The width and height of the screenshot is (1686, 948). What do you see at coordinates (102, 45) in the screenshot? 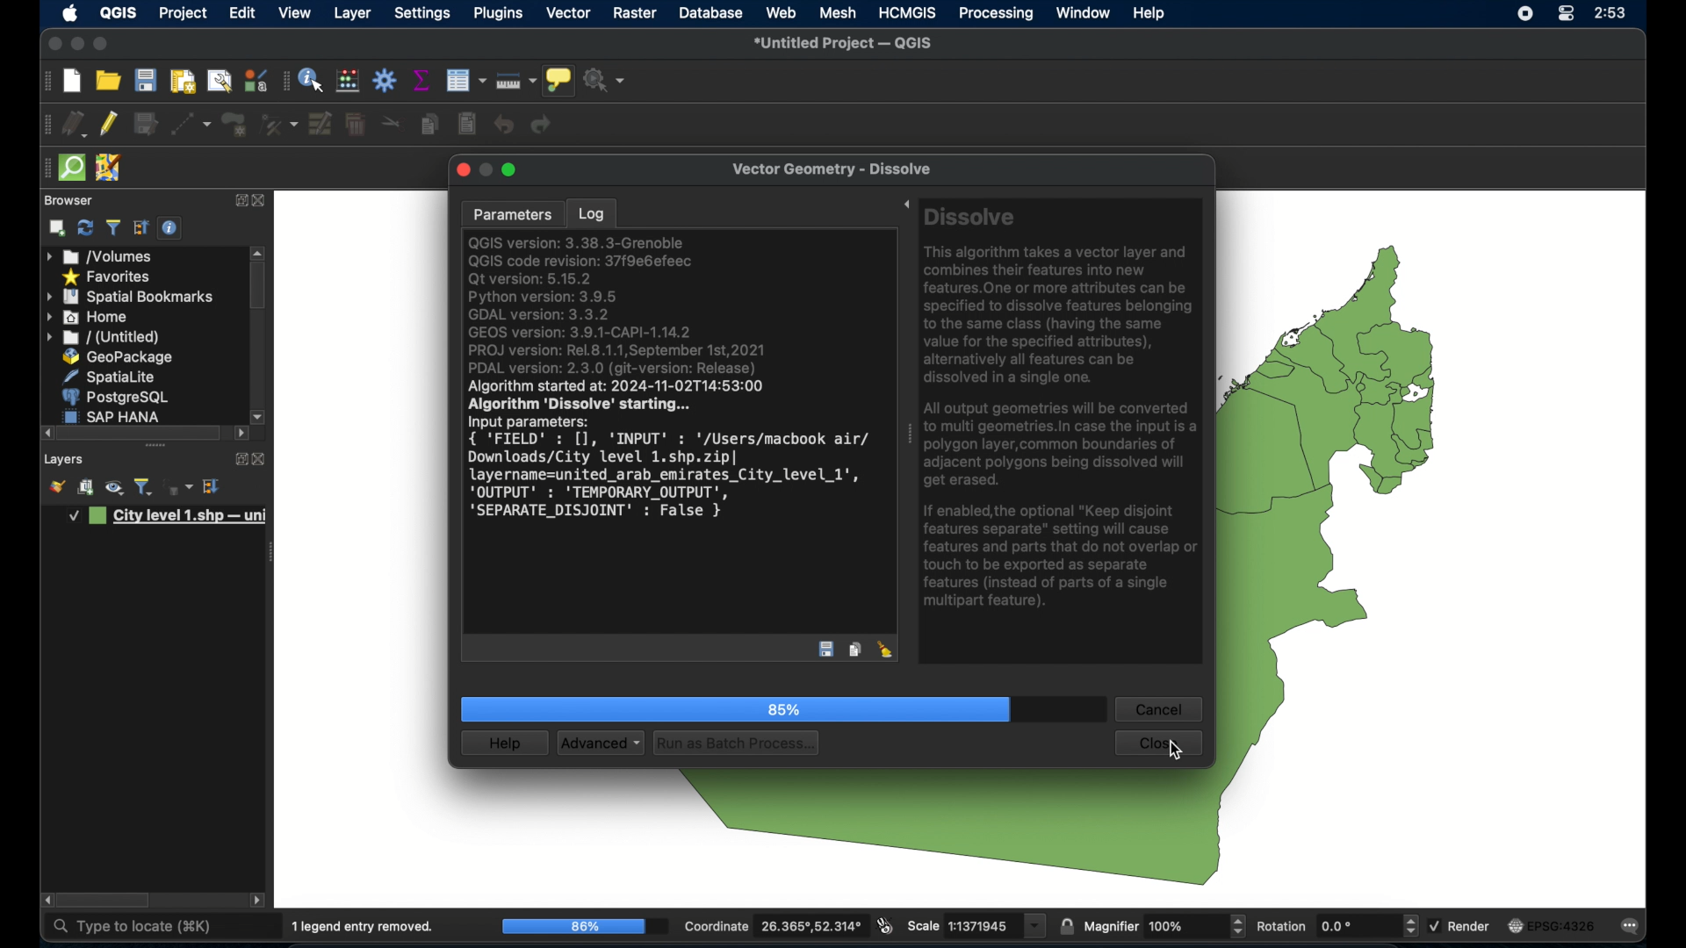
I see `maximize` at bounding box center [102, 45].